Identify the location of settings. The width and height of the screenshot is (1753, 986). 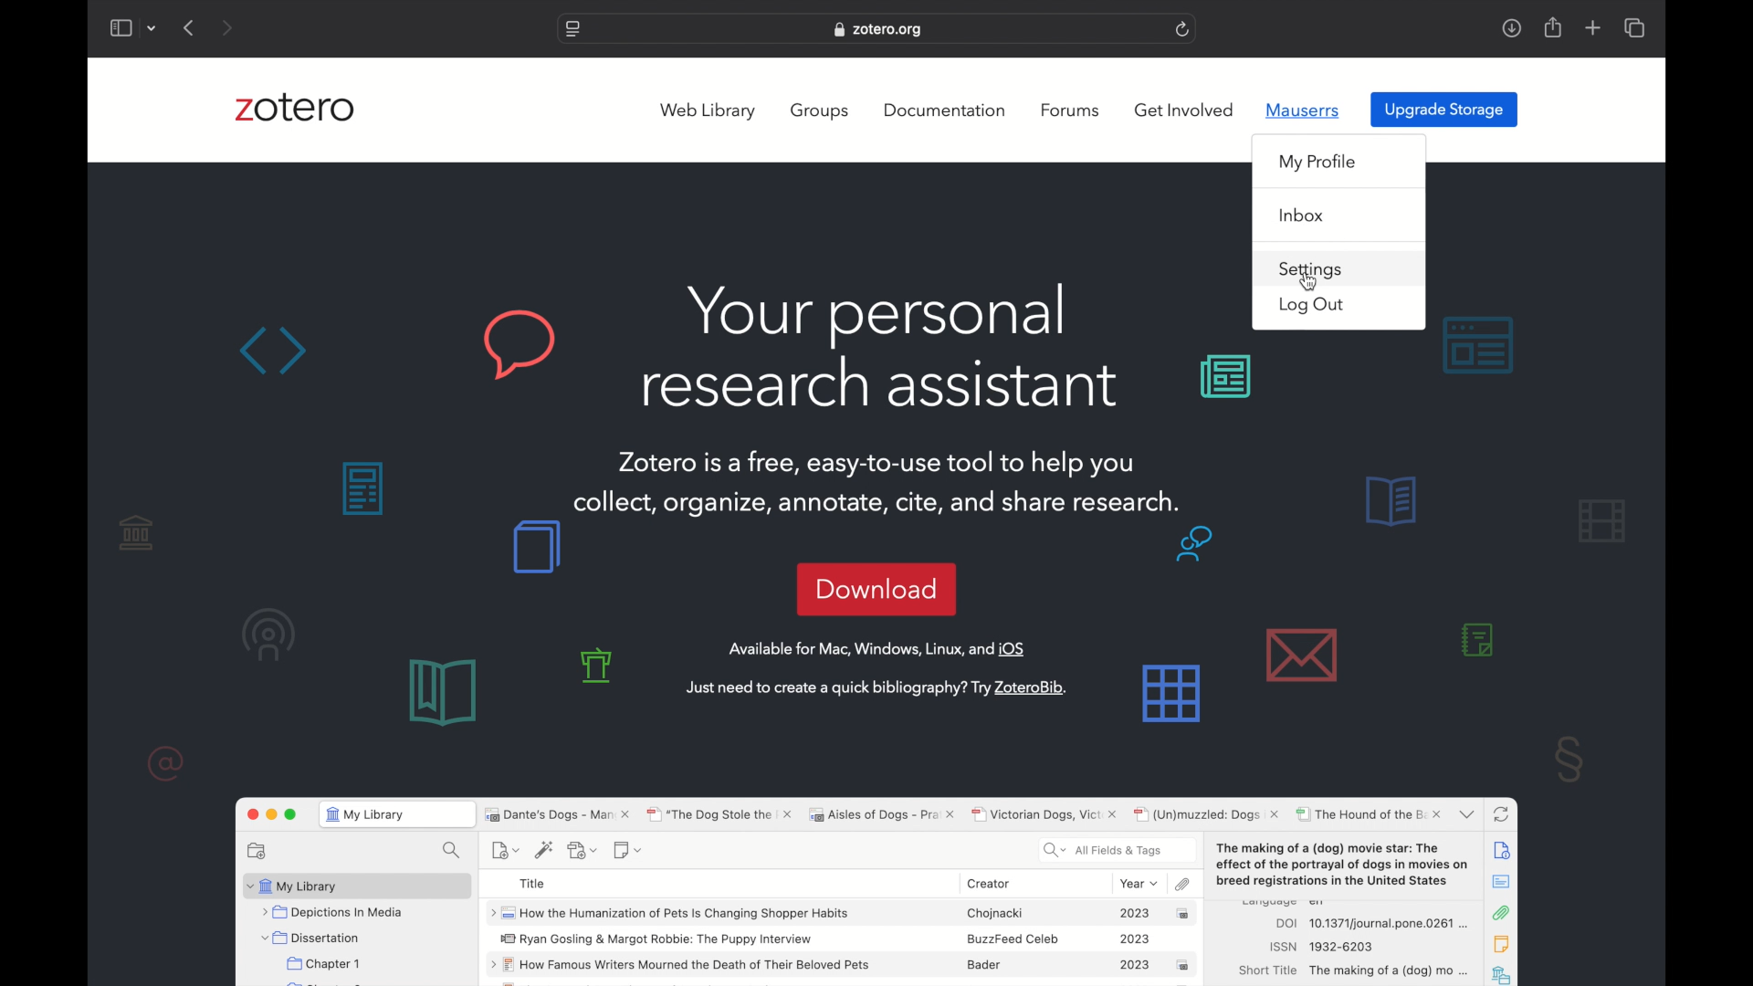
(1311, 270).